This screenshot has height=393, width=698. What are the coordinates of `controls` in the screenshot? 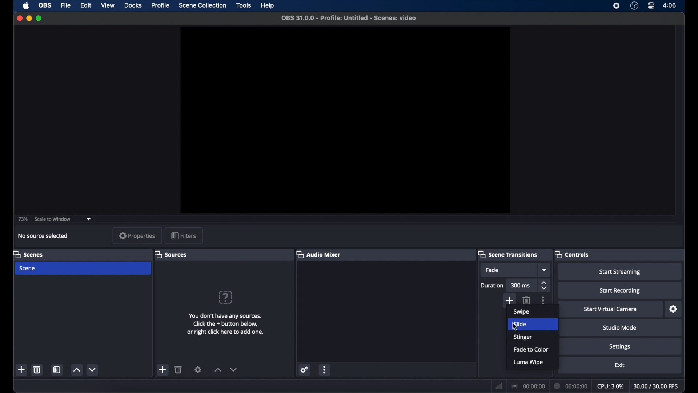 It's located at (572, 255).